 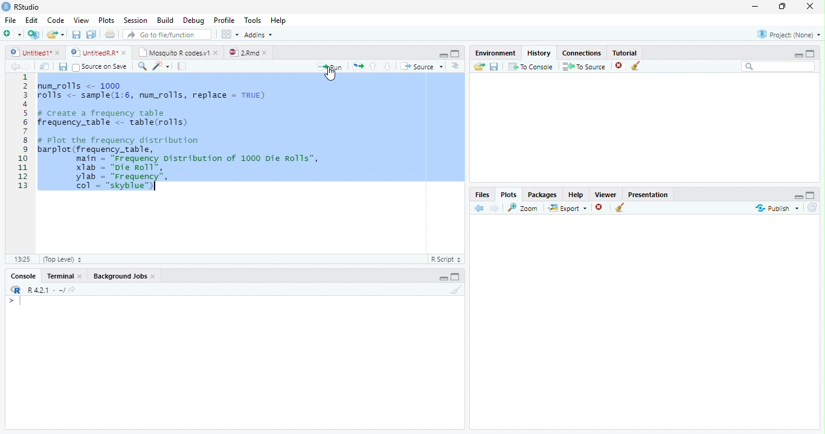 What do you see at coordinates (34, 52) in the screenshot?
I see `Ungitied1*` at bounding box center [34, 52].